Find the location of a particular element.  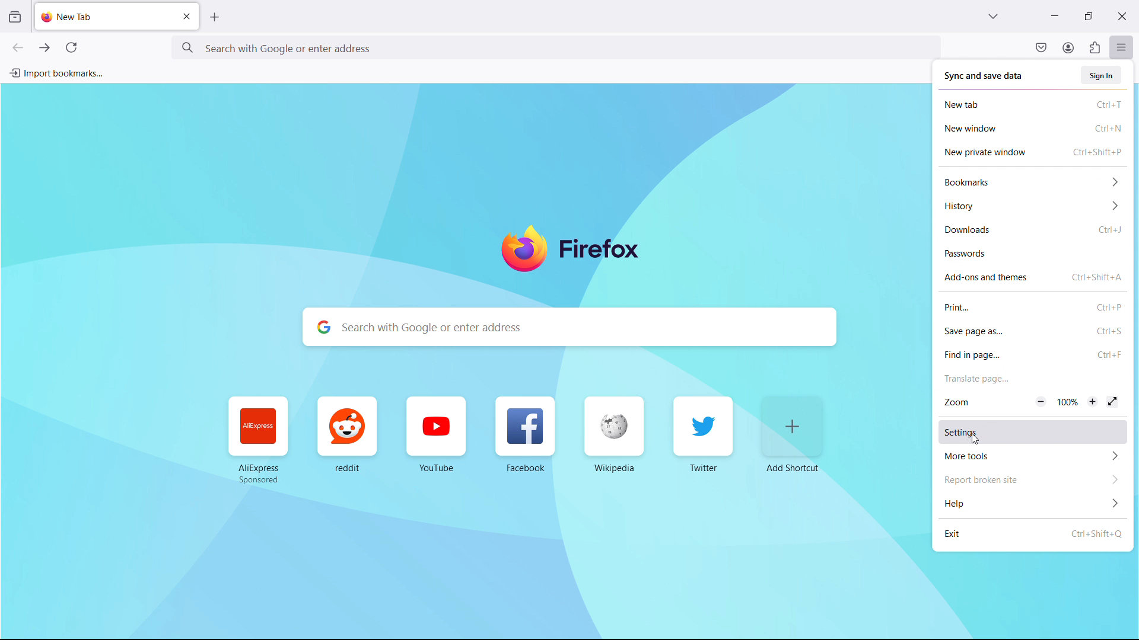

search with google or enter address is located at coordinates (555, 47).